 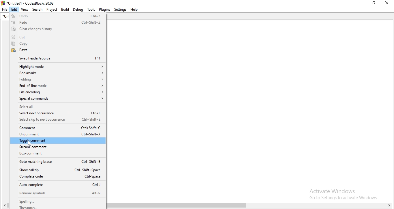 I want to click on Toggle comment, so click(x=57, y=140).